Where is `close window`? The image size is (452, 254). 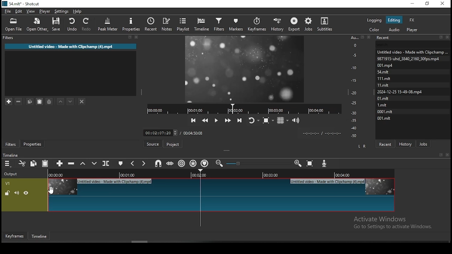
close window is located at coordinates (442, 3).